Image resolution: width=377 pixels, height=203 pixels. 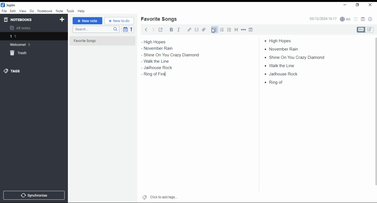 What do you see at coordinates (371, 5) in the screenshot?
I see `close window` at bounding box center [371, 5].